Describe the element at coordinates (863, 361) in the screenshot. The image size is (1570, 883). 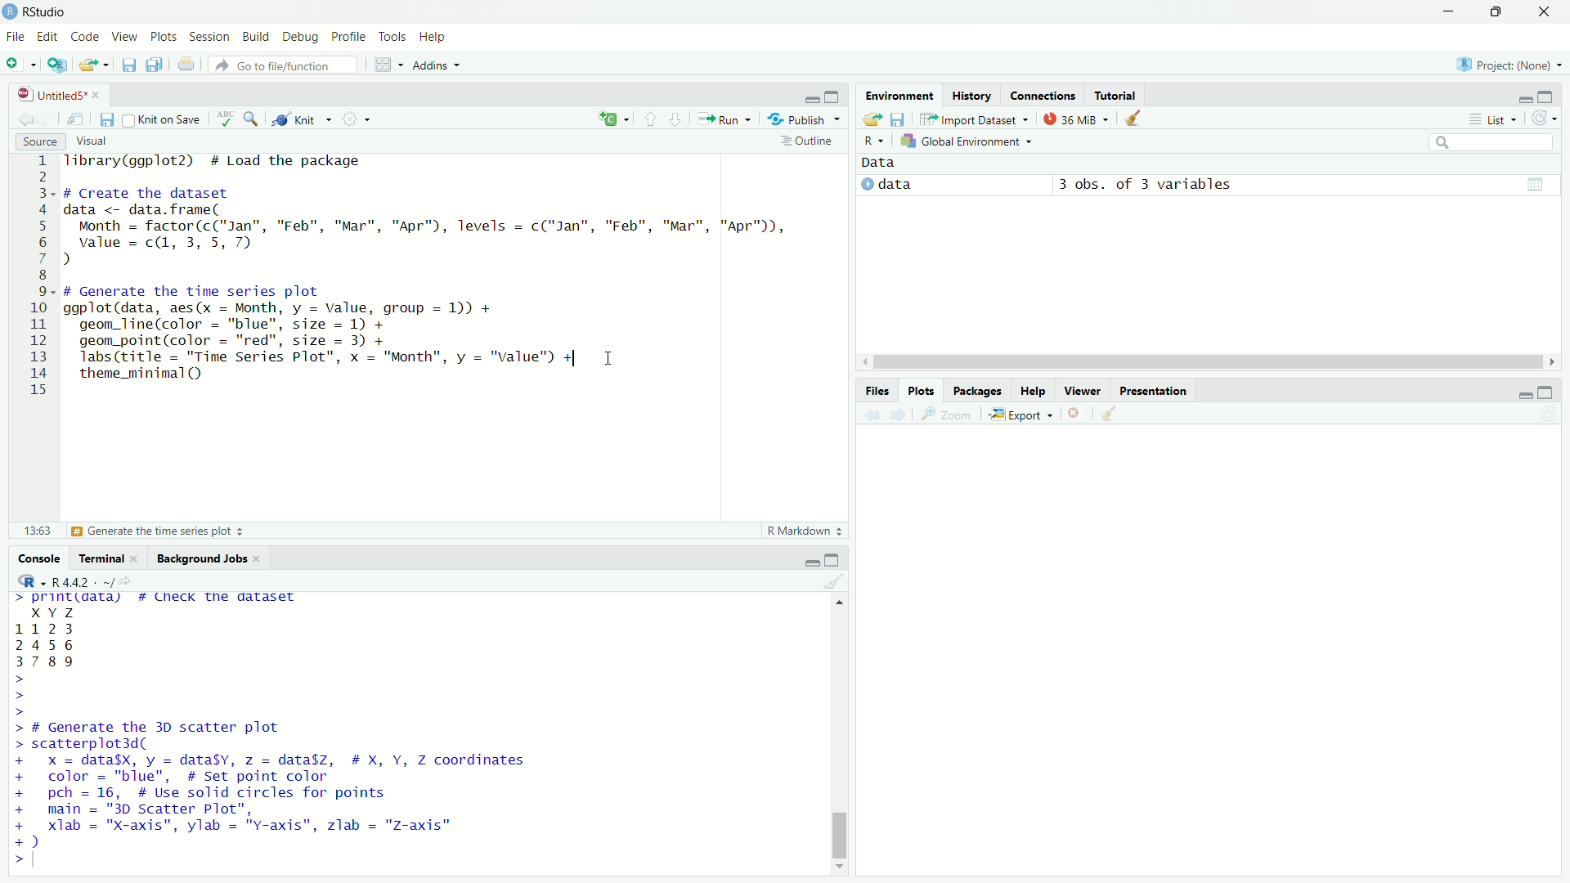
I see `move left` at that location.